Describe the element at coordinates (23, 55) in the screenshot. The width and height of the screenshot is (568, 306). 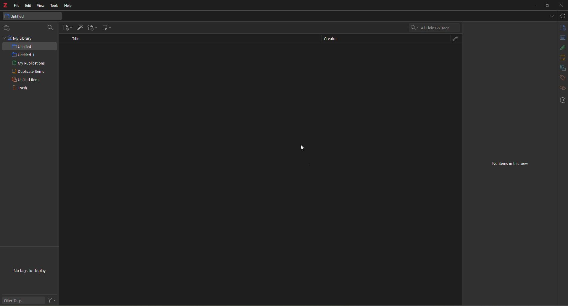
I see `untitled 1` at that location.